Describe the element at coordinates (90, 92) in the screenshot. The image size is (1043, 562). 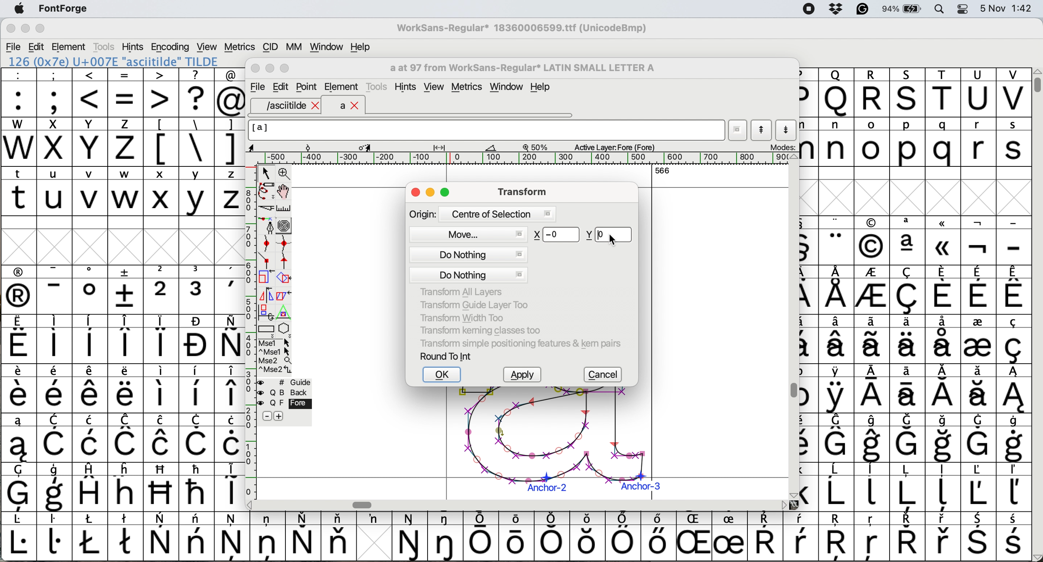
I see `<` at that location.